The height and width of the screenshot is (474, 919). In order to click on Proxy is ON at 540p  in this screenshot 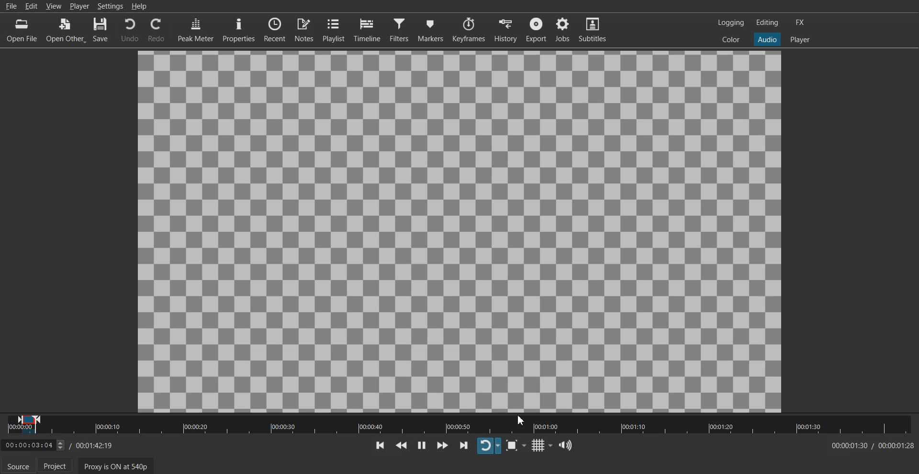, I will do `click(115, 465)`.